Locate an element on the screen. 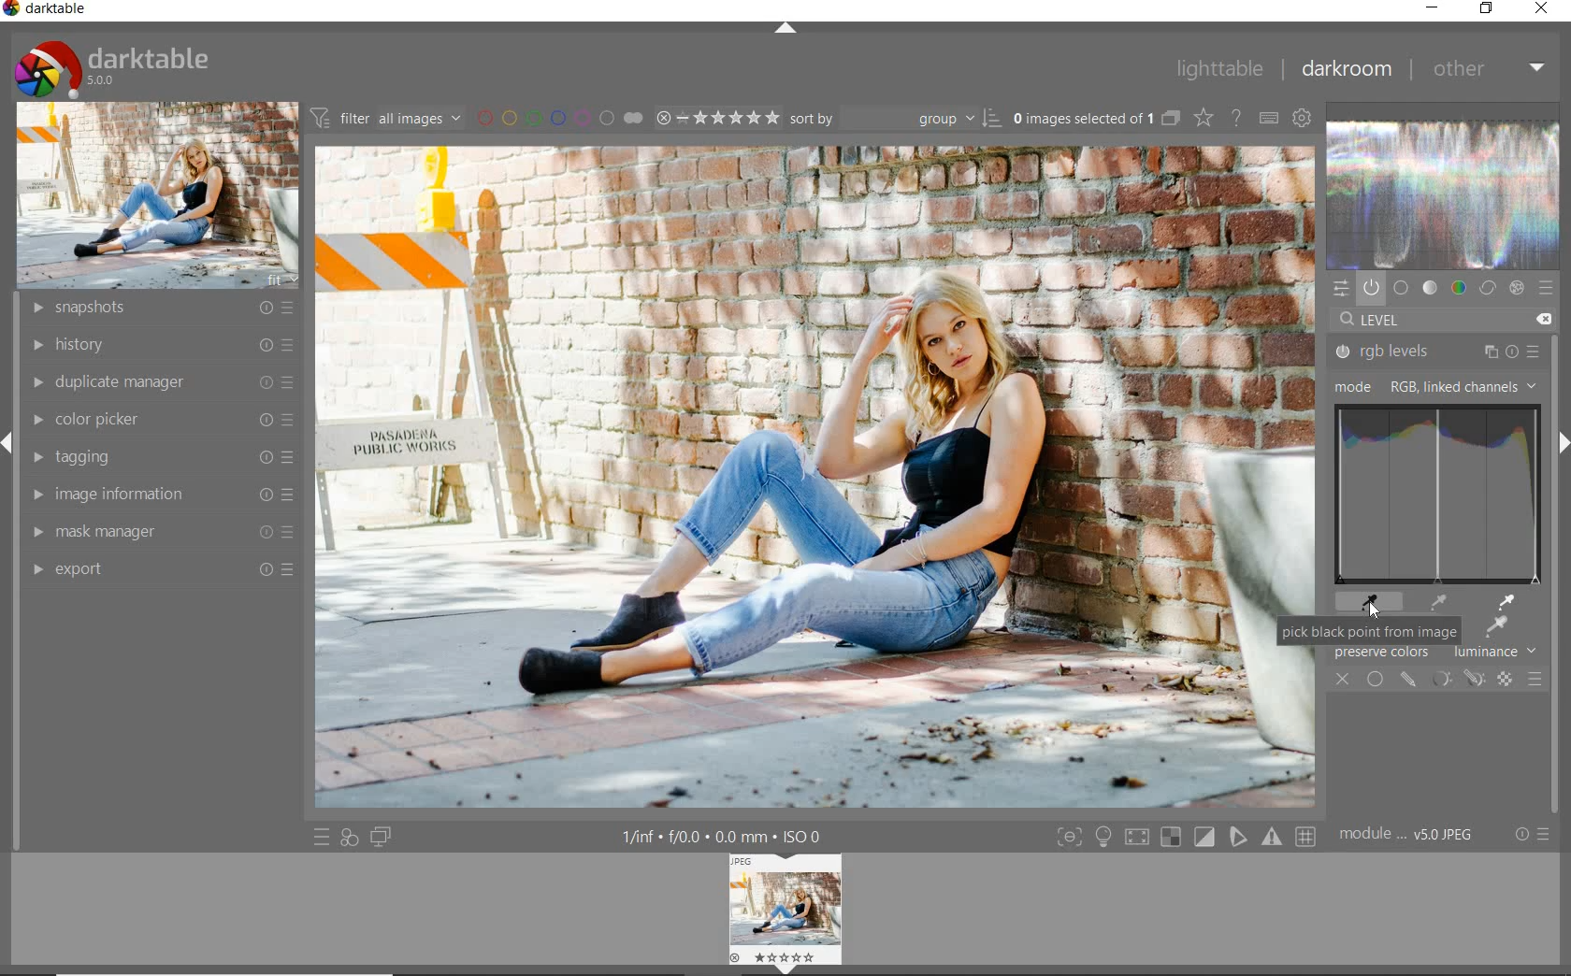 This screenshot has height=976, width=1571. reset or presets & preferences is located at coordinates (1535, 835).